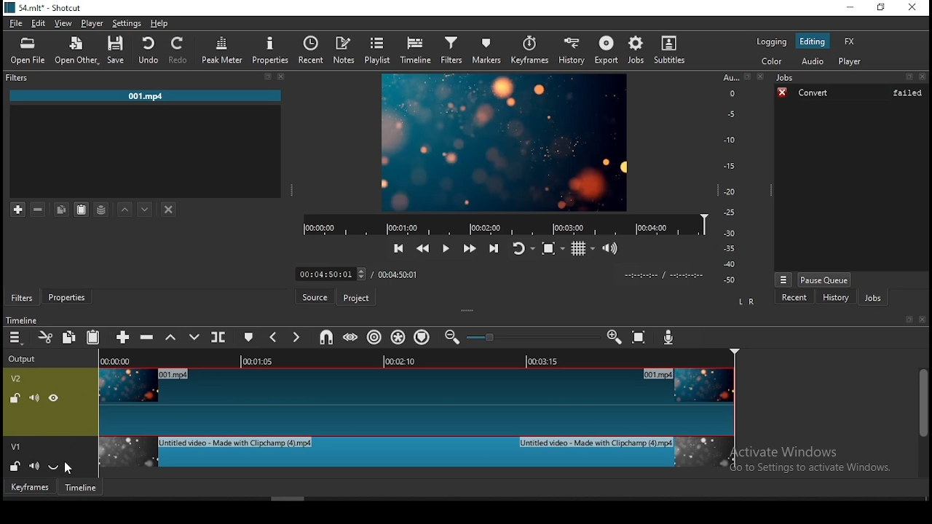  What do you see at coordinates (146, 77) in the screenshot?
I see `FITER` at bounding box center [146, 77].